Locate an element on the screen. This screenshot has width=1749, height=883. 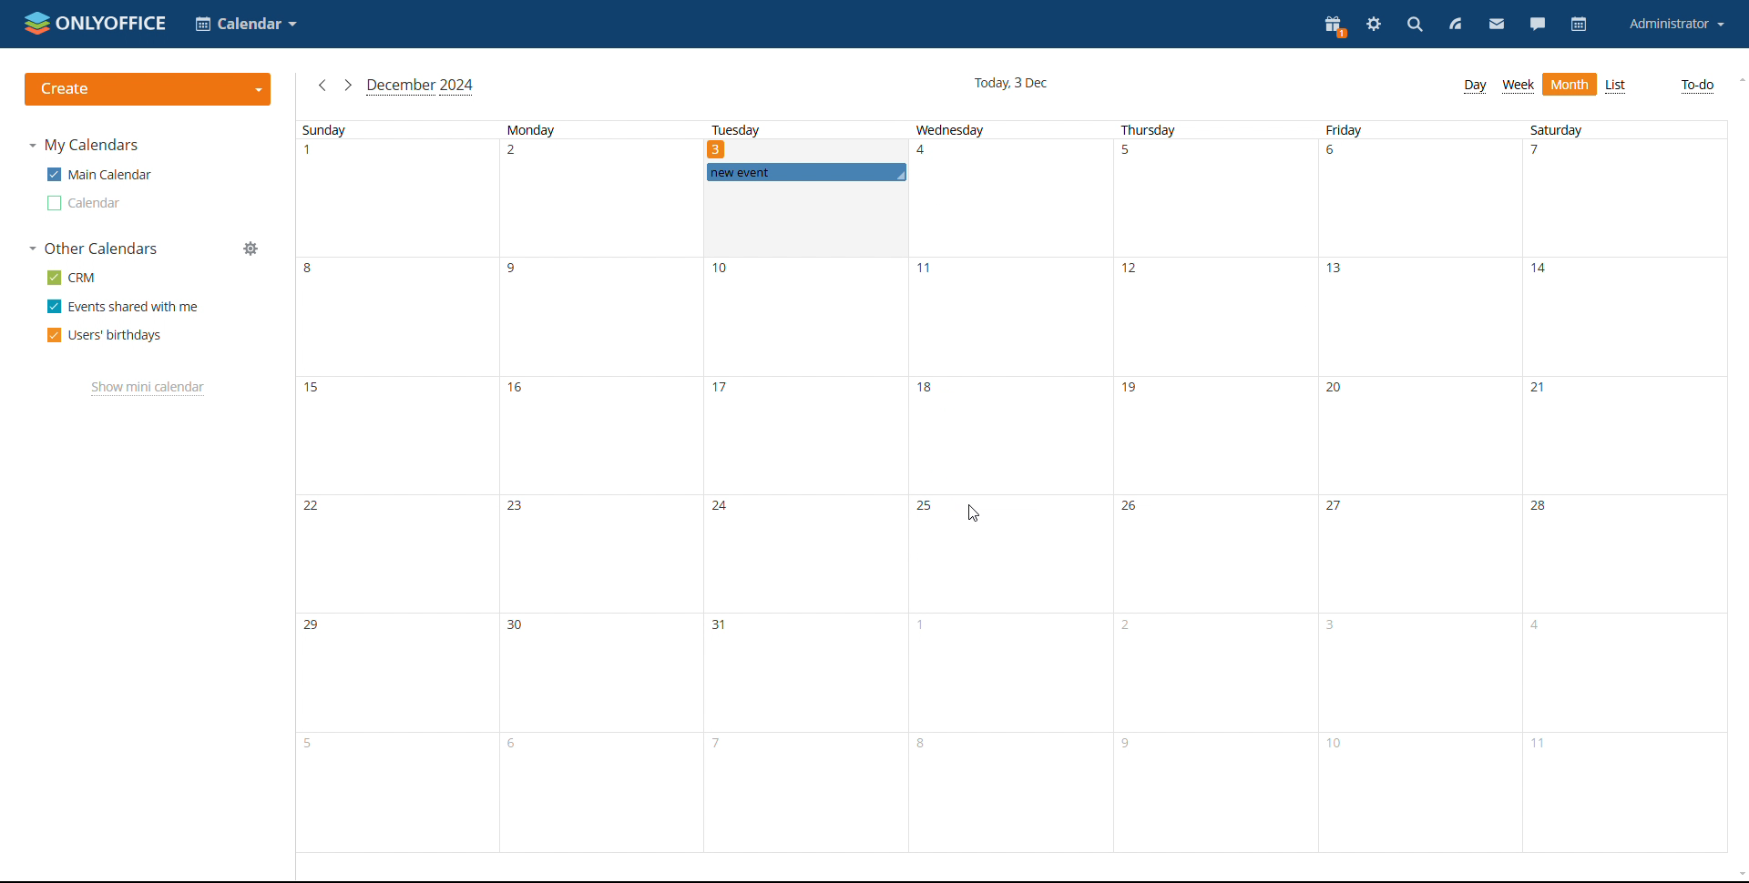
date is located at coordinates (717, 149).